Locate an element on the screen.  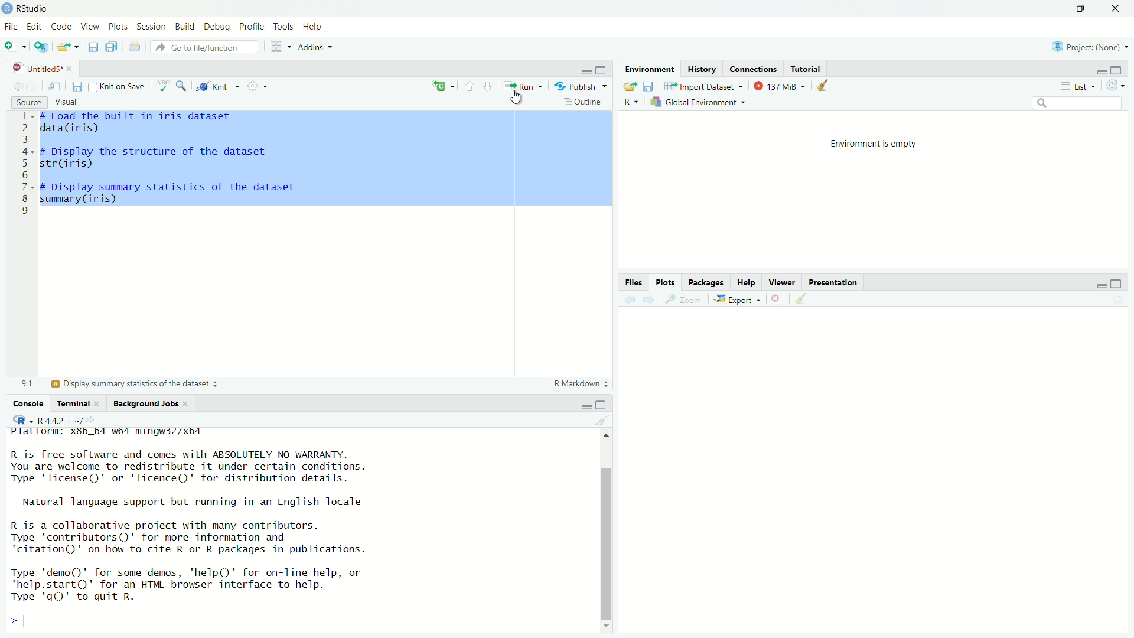
Terminal is located at coordinates (80, 403).